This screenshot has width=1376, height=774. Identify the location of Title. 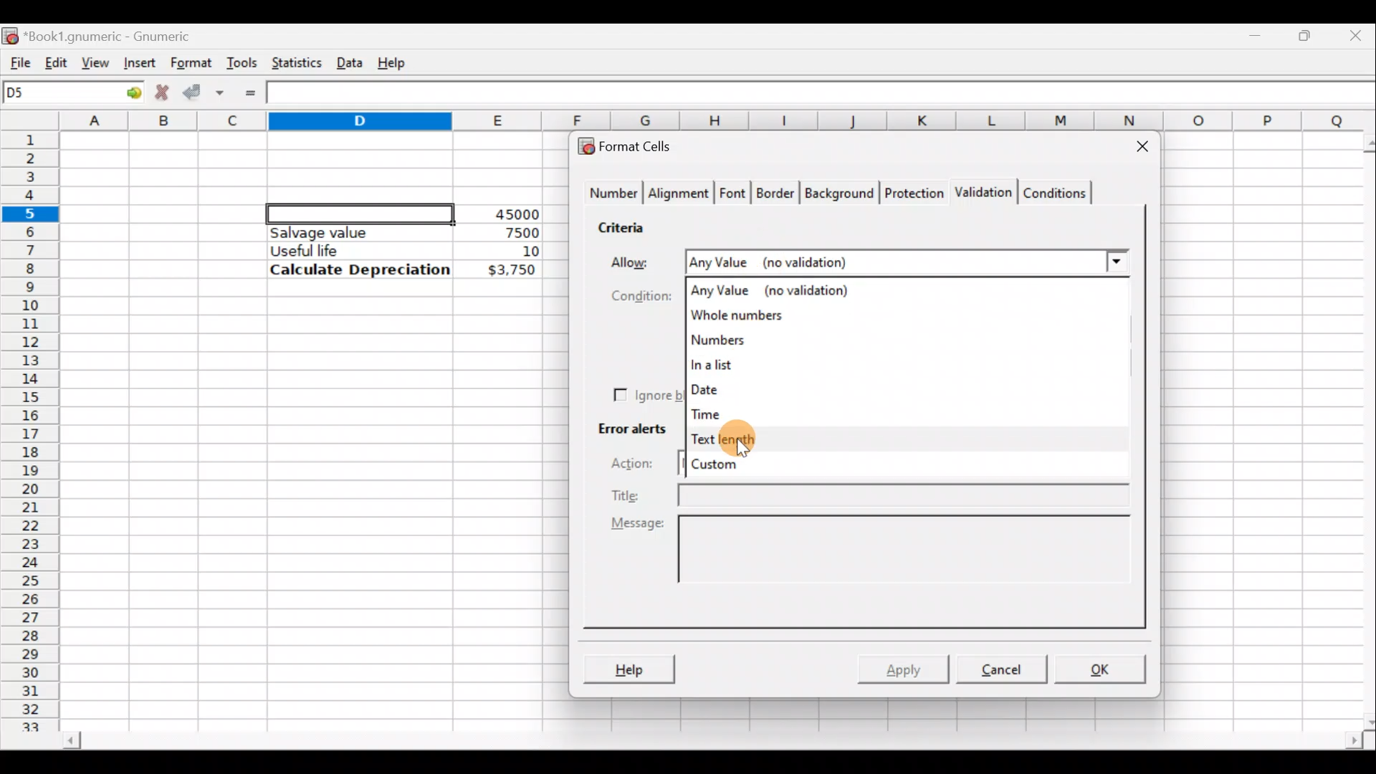
(874, 494).